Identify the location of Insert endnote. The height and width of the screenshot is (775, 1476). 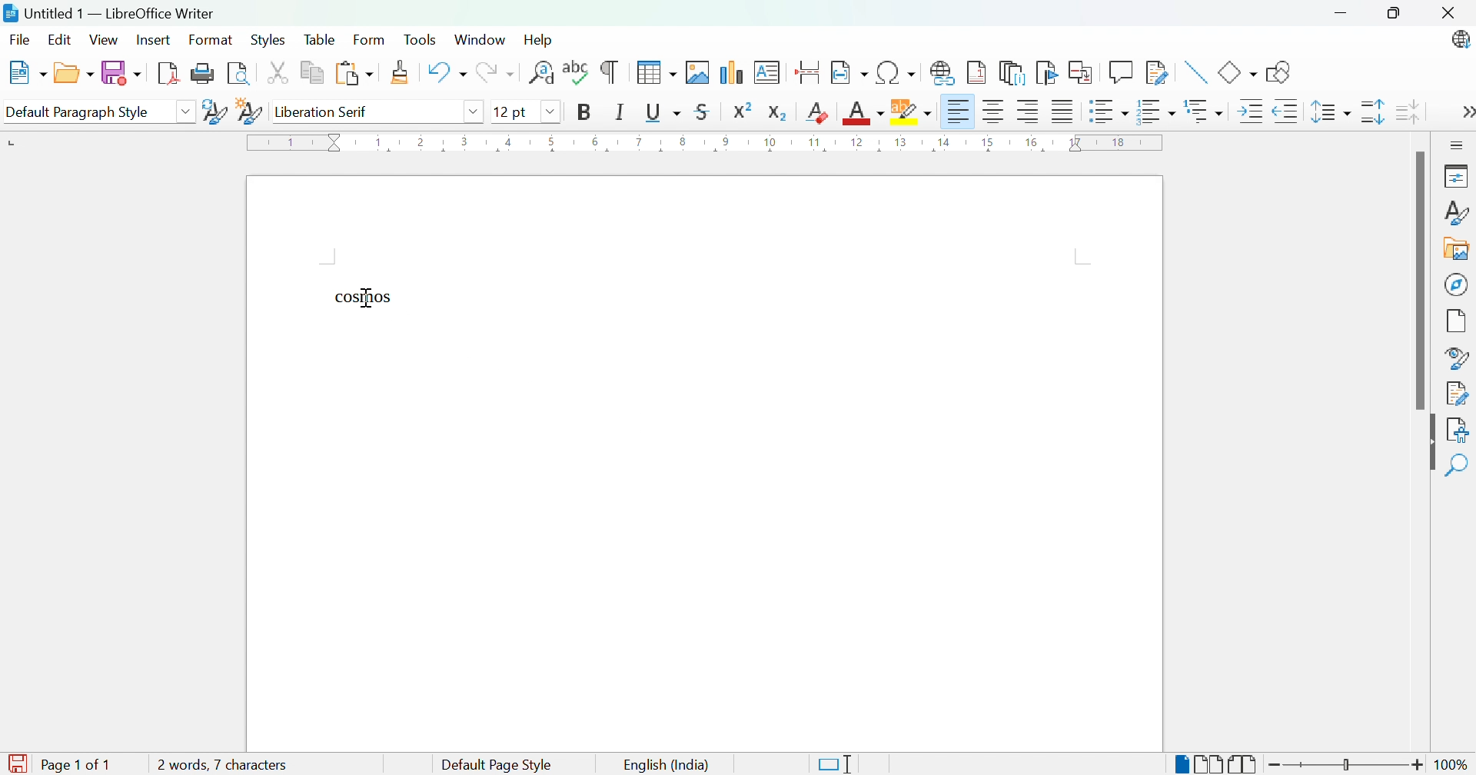
(1013, 74).